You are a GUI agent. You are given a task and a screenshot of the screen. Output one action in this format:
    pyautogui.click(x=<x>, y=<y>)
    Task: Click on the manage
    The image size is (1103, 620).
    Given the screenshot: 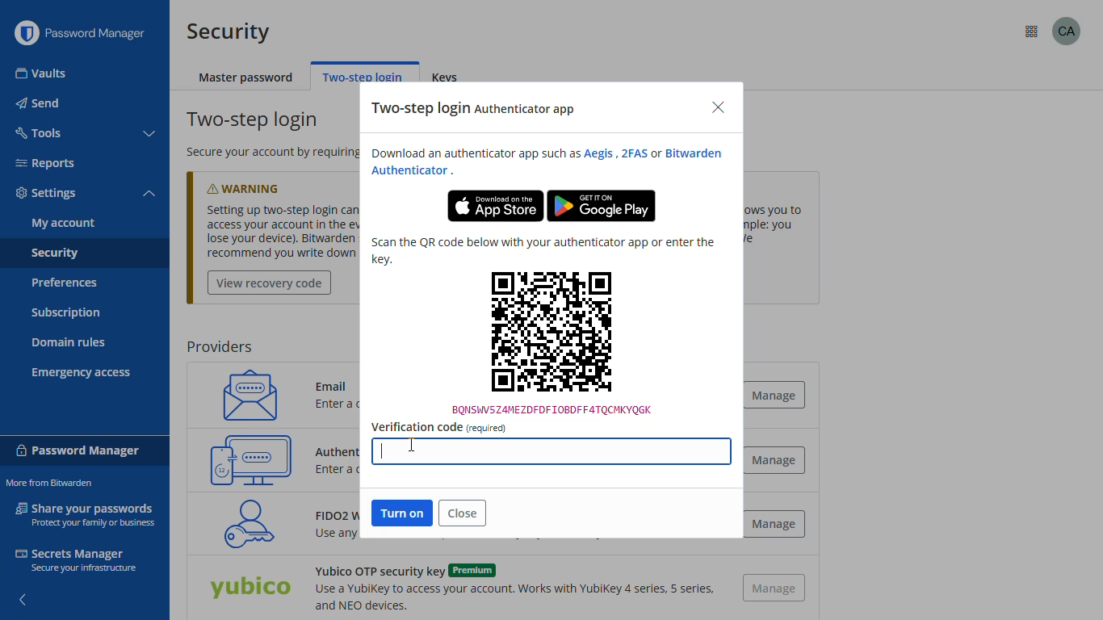 What is the action you would take?
    pyautogui.click(x=774, y=524)
    